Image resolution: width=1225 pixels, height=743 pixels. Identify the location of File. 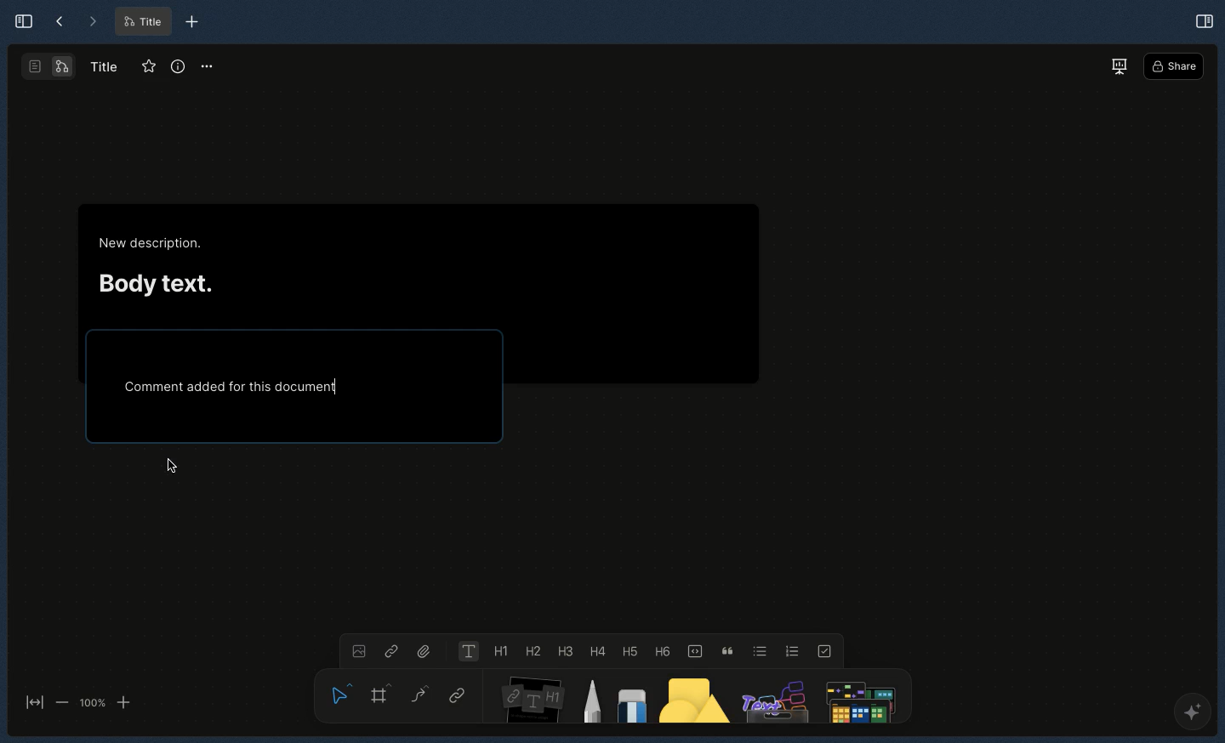
(425, 649).